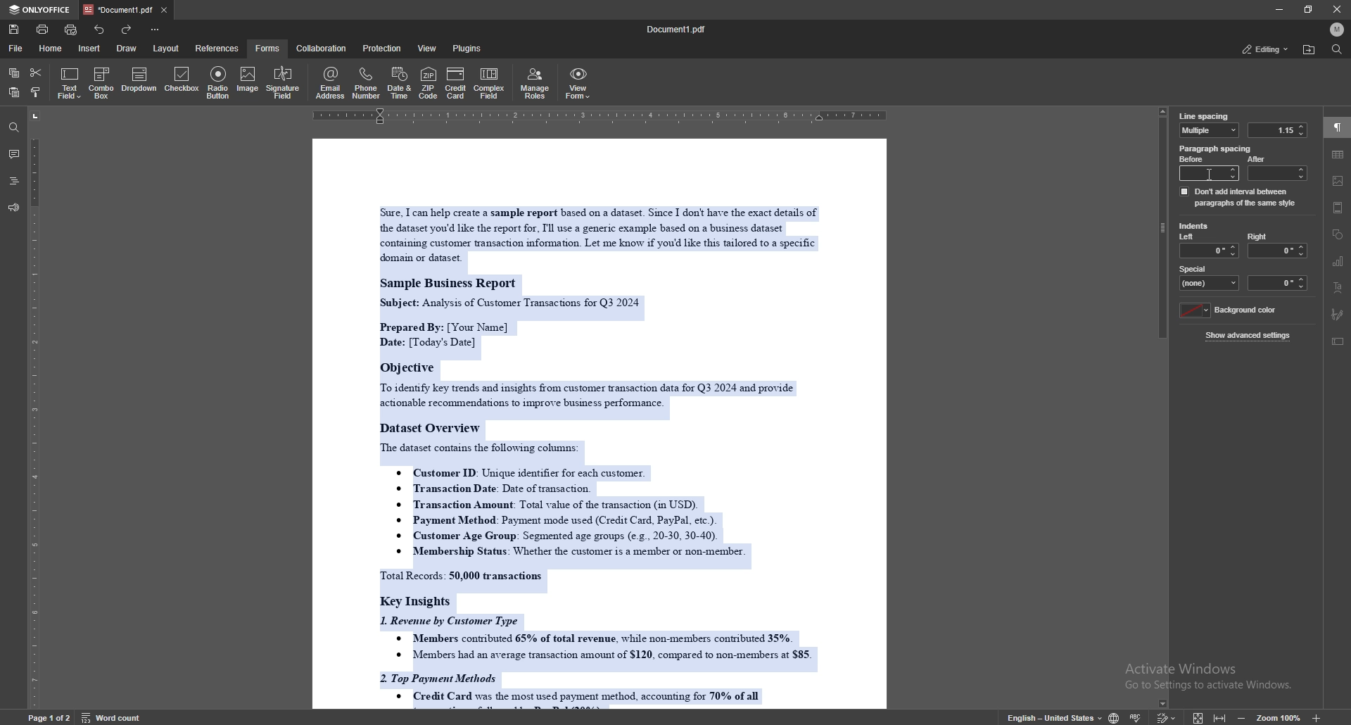  Describe the element at coordinates (1220, 714) in the screenshot. I see `fit to width` at that location.